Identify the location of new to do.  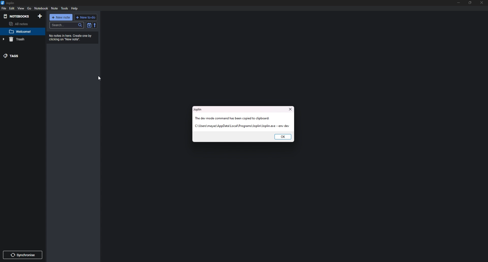
(86, 17).